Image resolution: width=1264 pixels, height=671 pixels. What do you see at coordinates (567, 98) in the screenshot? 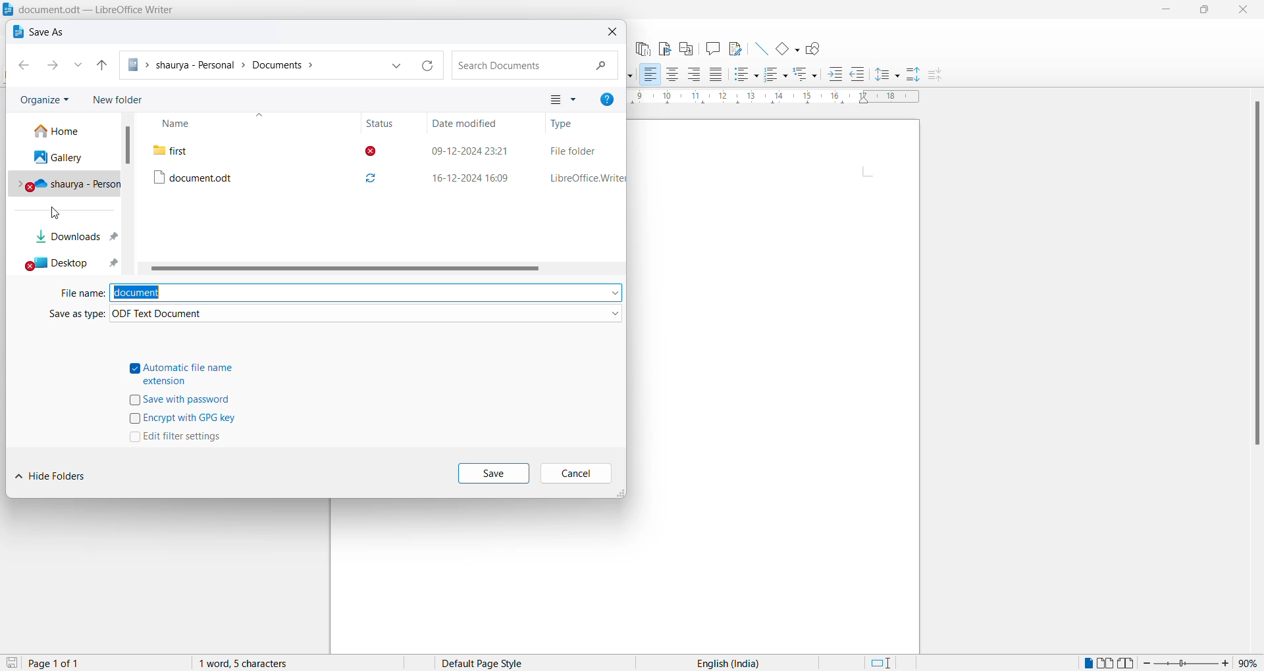
I see `Preview options` at bounding box center [567, 98].